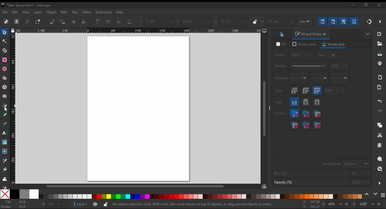 This screenshot has width=386, height=209. What do you see at coordinates (87, 12) in the screenshot?
I see `filters` at bounding box center [87, 12].